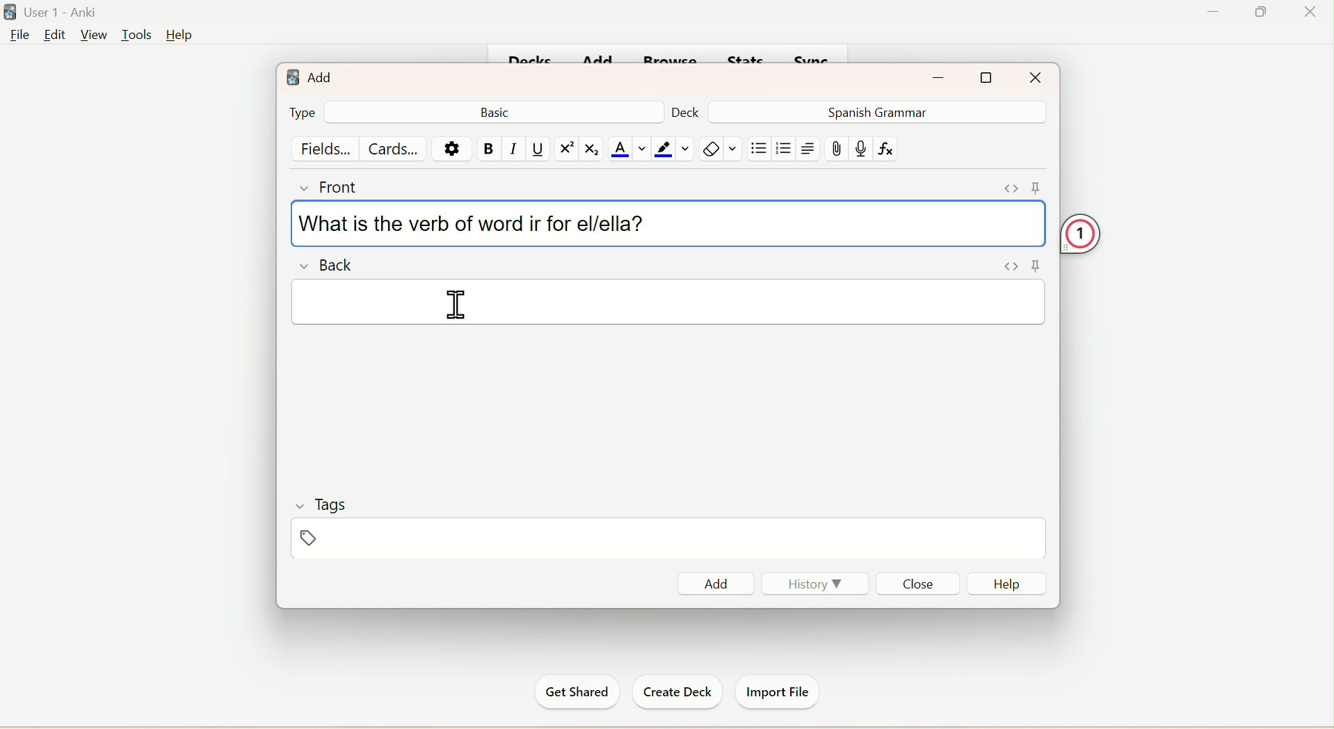 This screenshot has width=1334, height=729. Describe the element at coordinates (776, 690) in the screenshot. I see `Import File` at that location.